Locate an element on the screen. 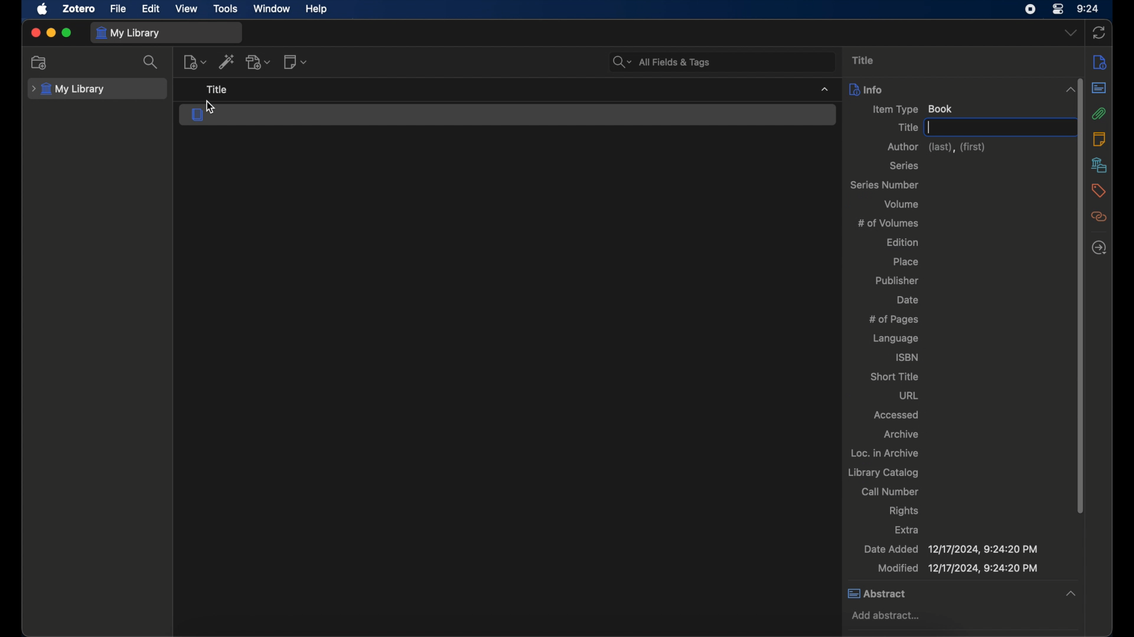  info is located at coordinates (865, 89).